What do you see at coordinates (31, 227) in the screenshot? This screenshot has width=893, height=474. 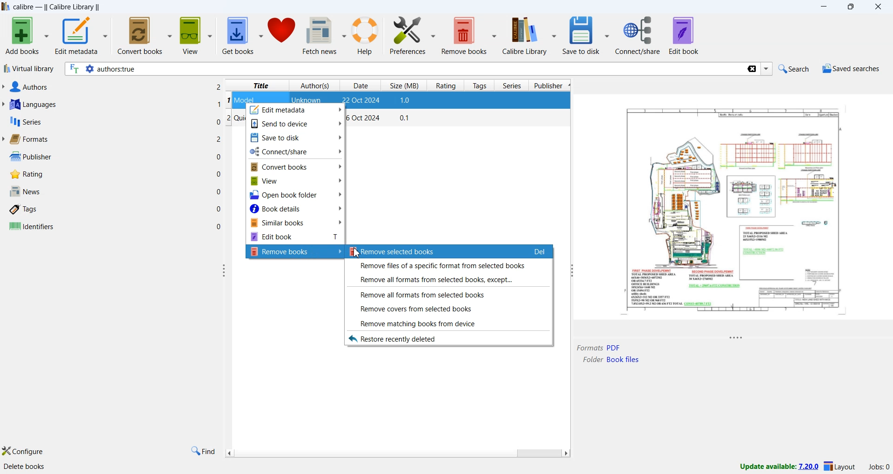 I see `identifiers` at bounding box center [31, 227].